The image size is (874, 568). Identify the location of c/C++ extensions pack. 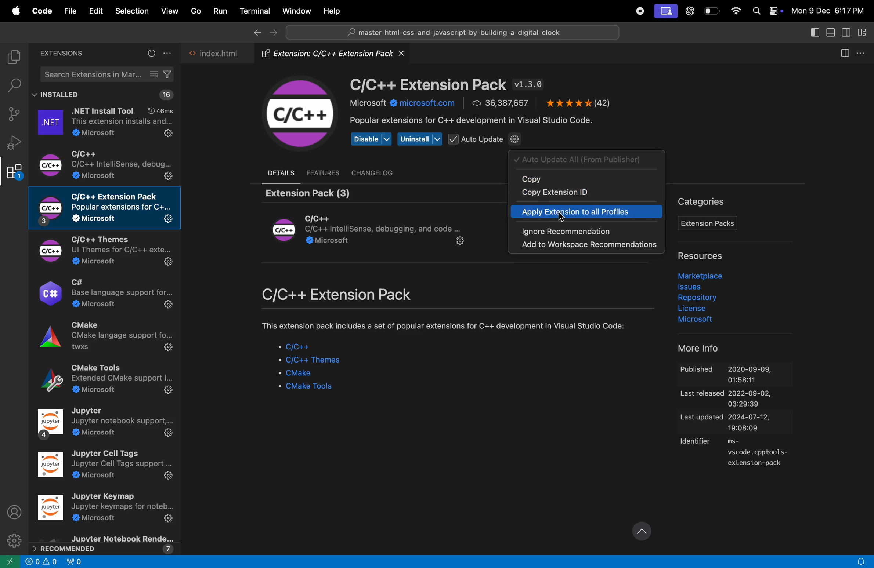
(106, 208).